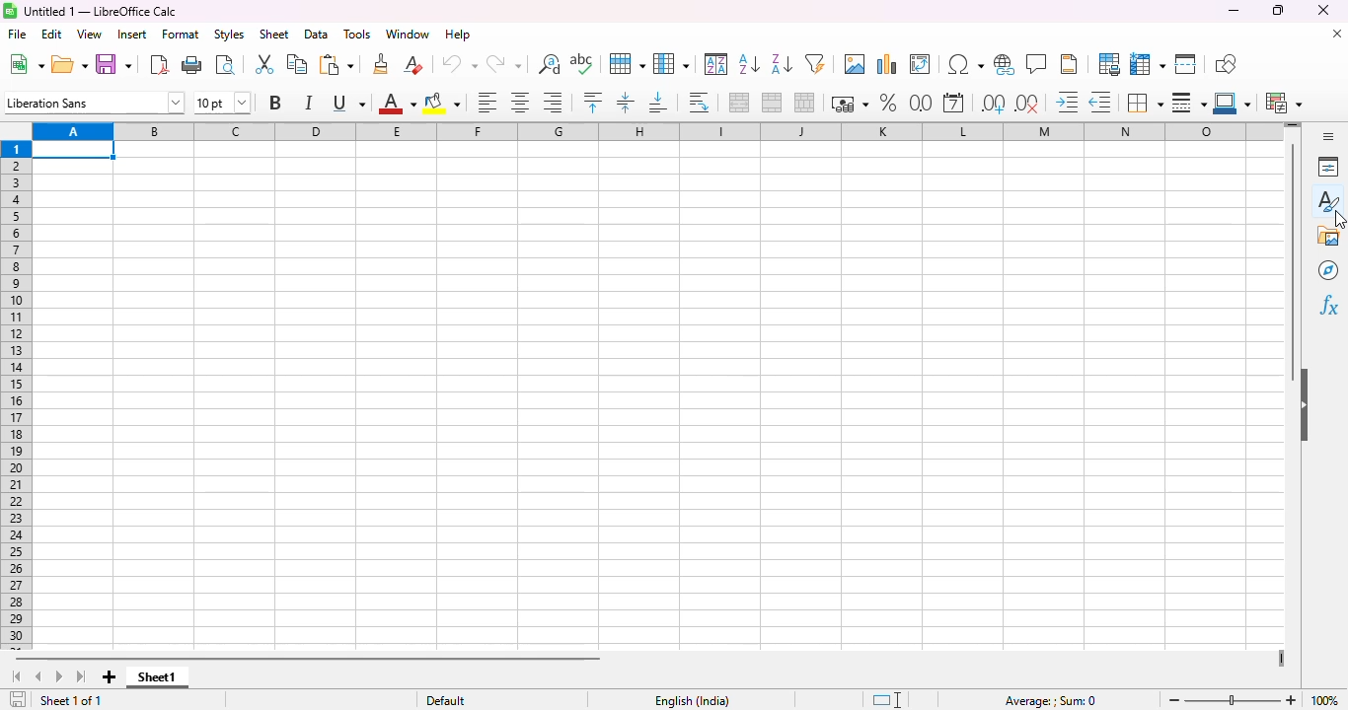 This screenshot has width=1348, height=710. I want to click on align center, so click(520, 103).